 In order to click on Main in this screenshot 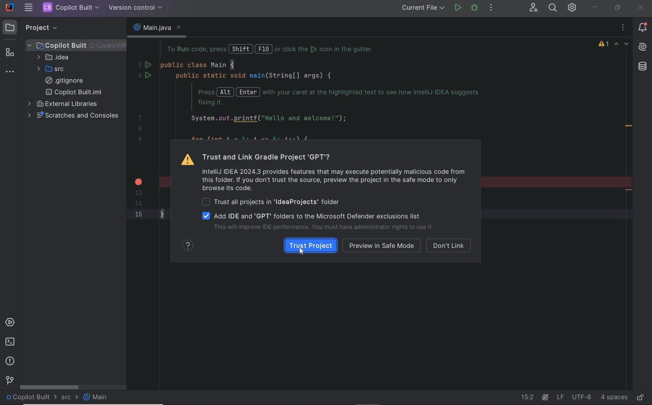, I will do `click(95, 397)`.